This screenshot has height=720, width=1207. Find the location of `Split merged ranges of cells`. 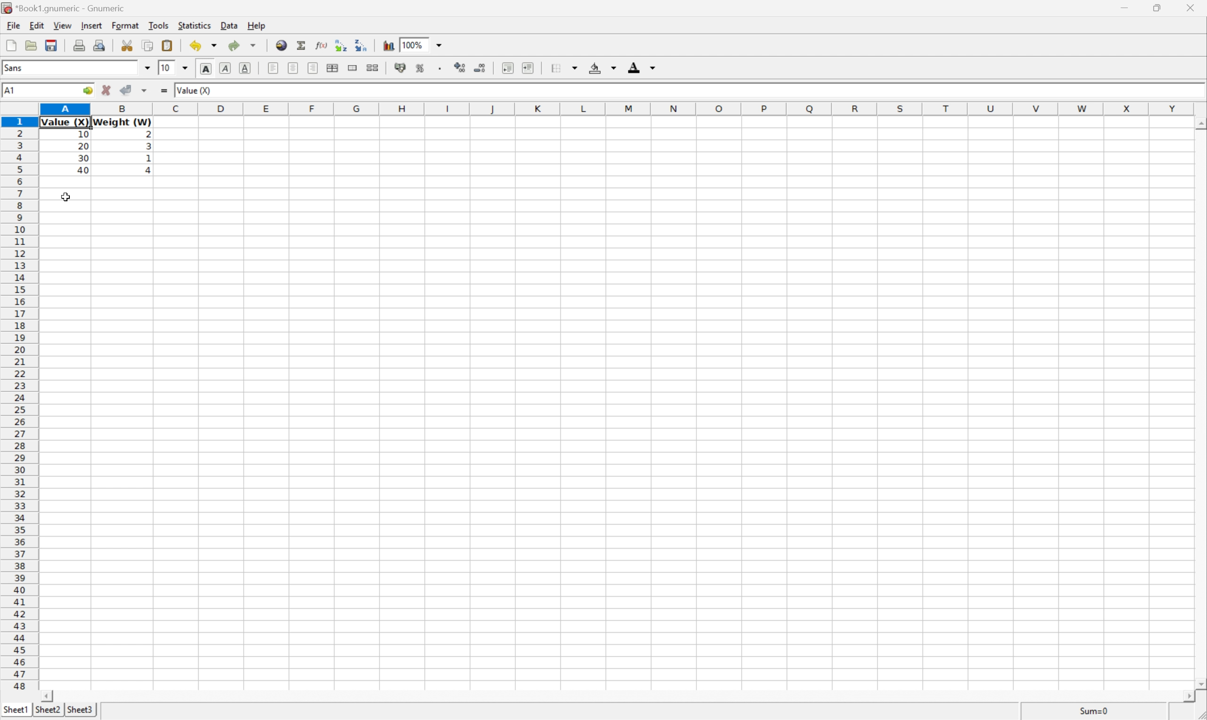

Split merged ranges of cells is located at coordinates (374, 68).